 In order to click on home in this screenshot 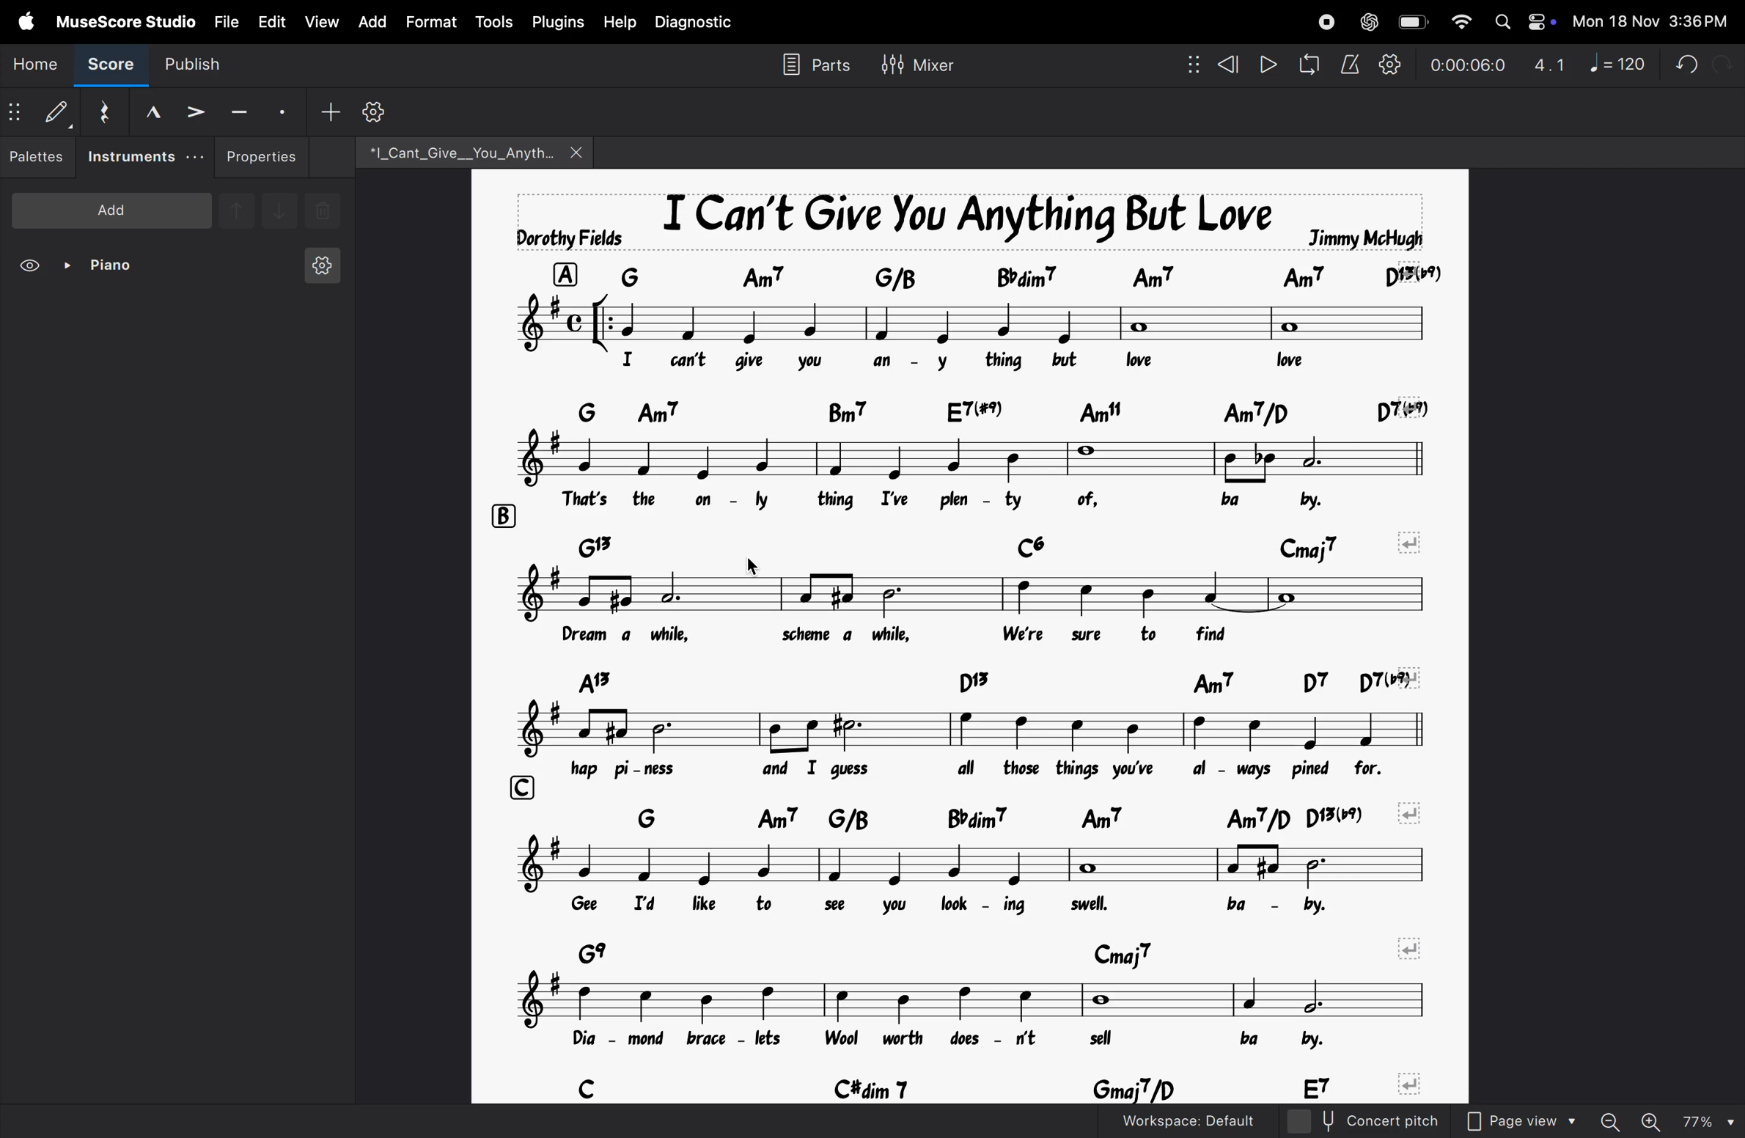, I will do `click(32, 62)`.